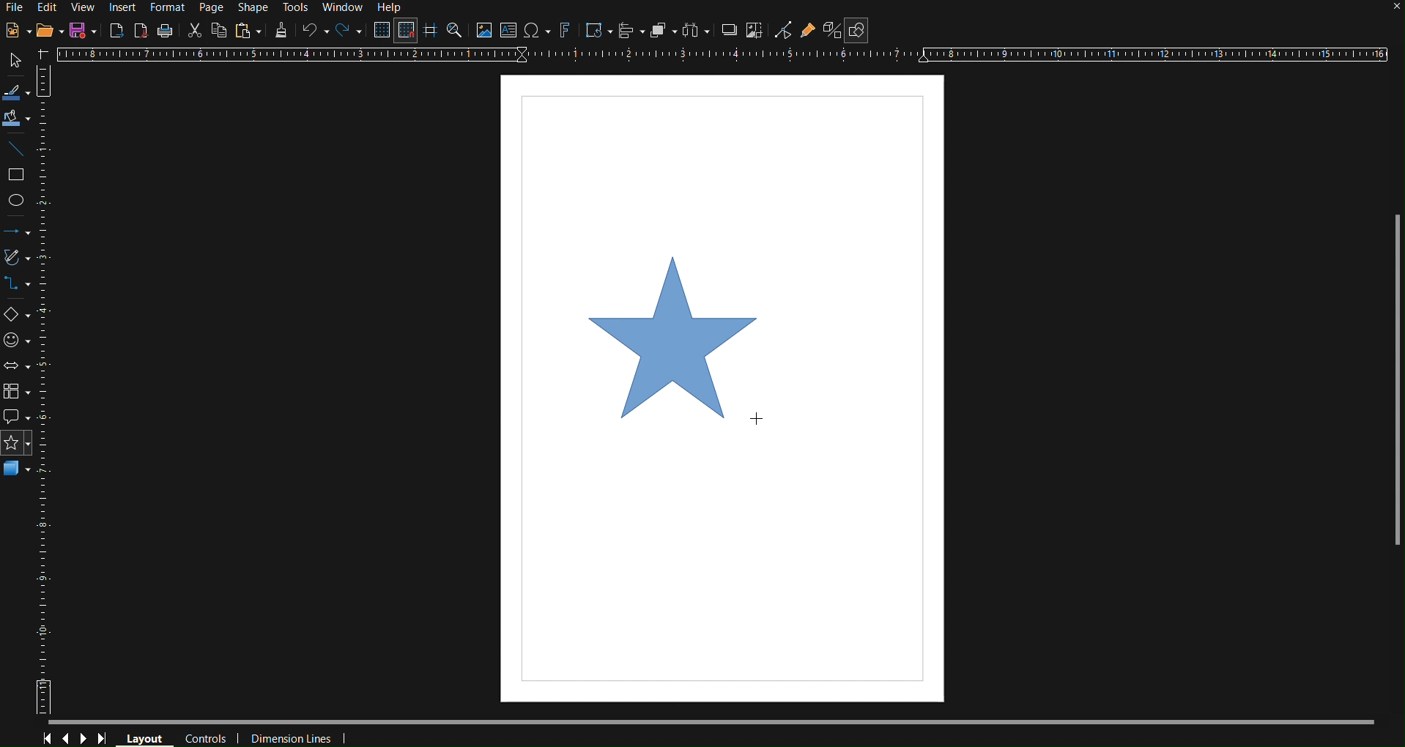  What do you see at coordinates (18, 473) in the screenshot?
I see `3D Objects` at bounding box center [18, 473].